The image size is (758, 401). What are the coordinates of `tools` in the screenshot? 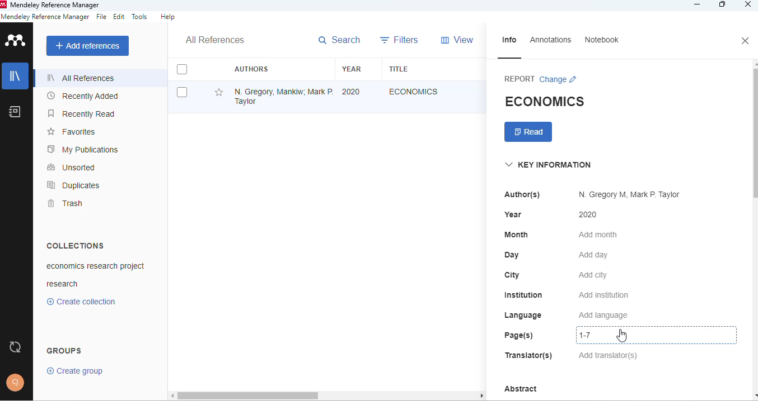 It's located at (140, 17).